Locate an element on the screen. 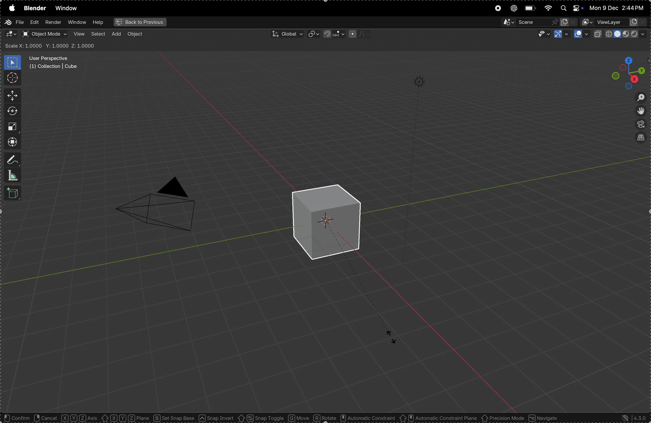  editor type is located at coordinates (11, 35).